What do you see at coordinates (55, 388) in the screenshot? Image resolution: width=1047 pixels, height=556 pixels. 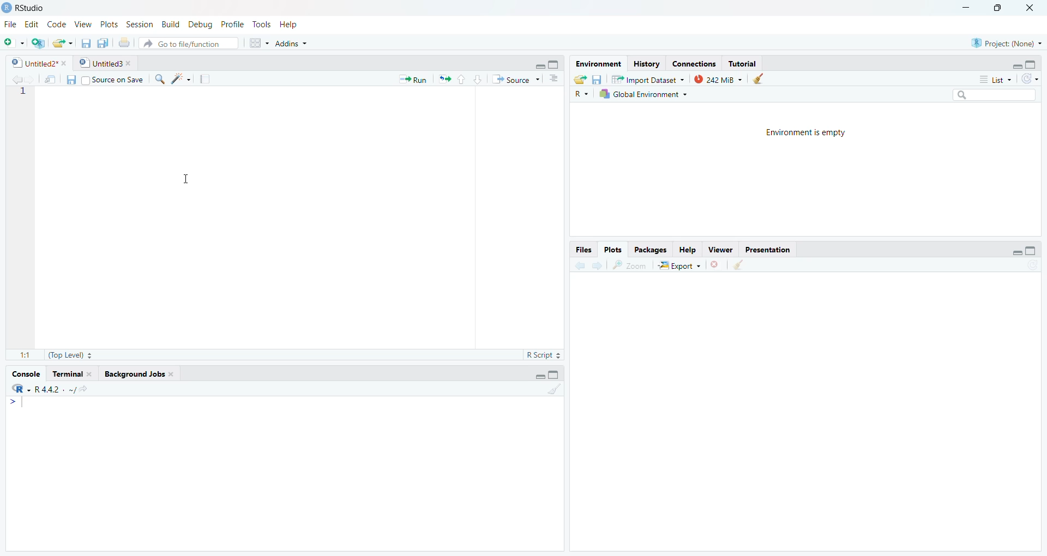 I see `R442 . ~/` at bounding box center [55, 388].